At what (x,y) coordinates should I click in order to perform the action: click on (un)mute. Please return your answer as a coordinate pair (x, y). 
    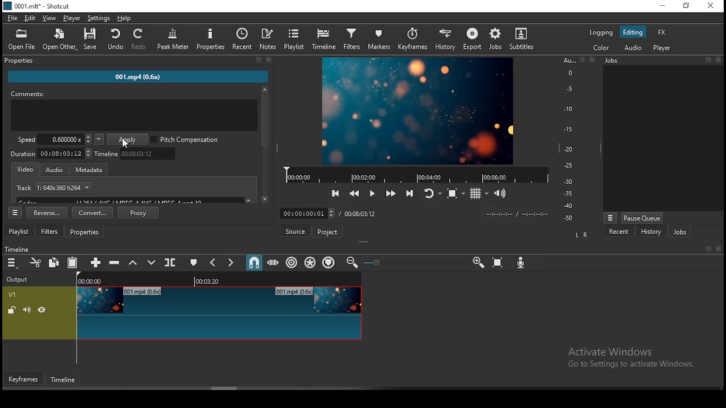
    Looking at the image, I should click on (30, 311).